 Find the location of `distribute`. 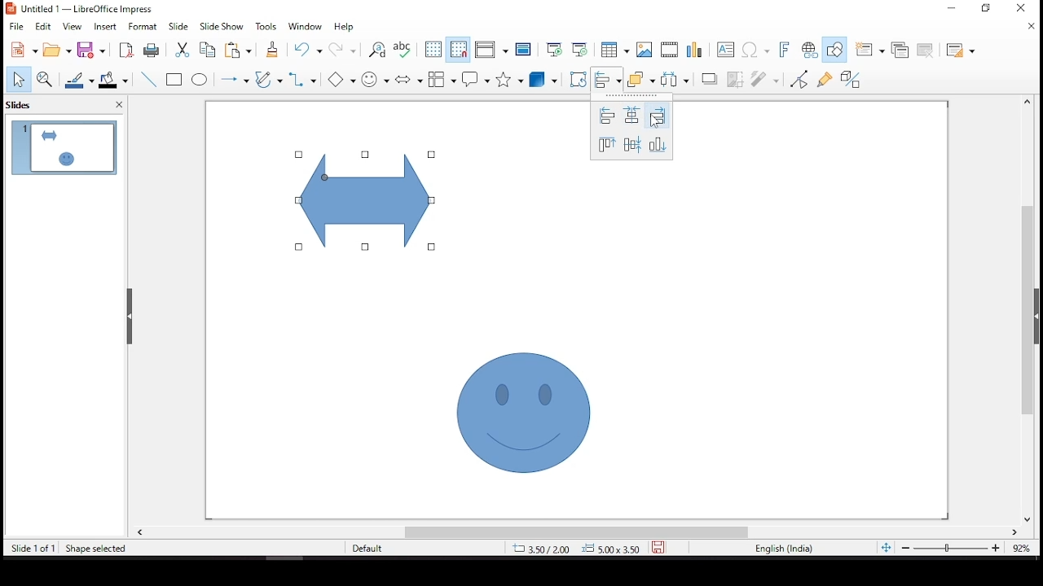

distribute is located at coordinates (674, 81).